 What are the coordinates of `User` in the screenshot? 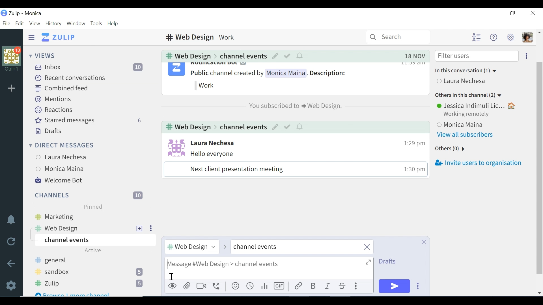 It's located at (463, 82).